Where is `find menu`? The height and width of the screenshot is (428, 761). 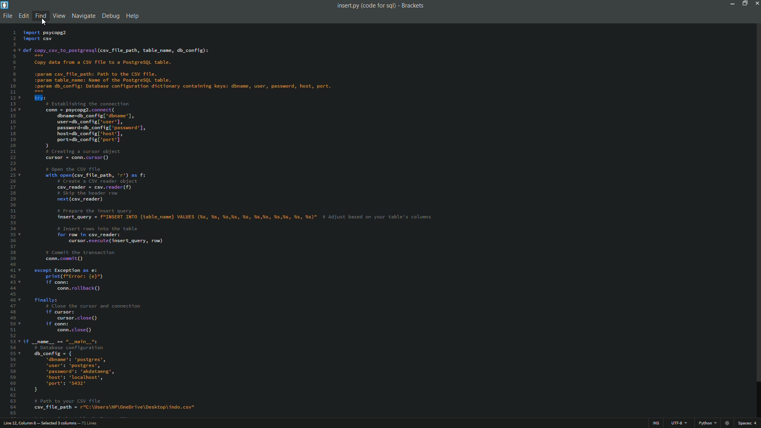
find menu is located at coordinates (40, 15).